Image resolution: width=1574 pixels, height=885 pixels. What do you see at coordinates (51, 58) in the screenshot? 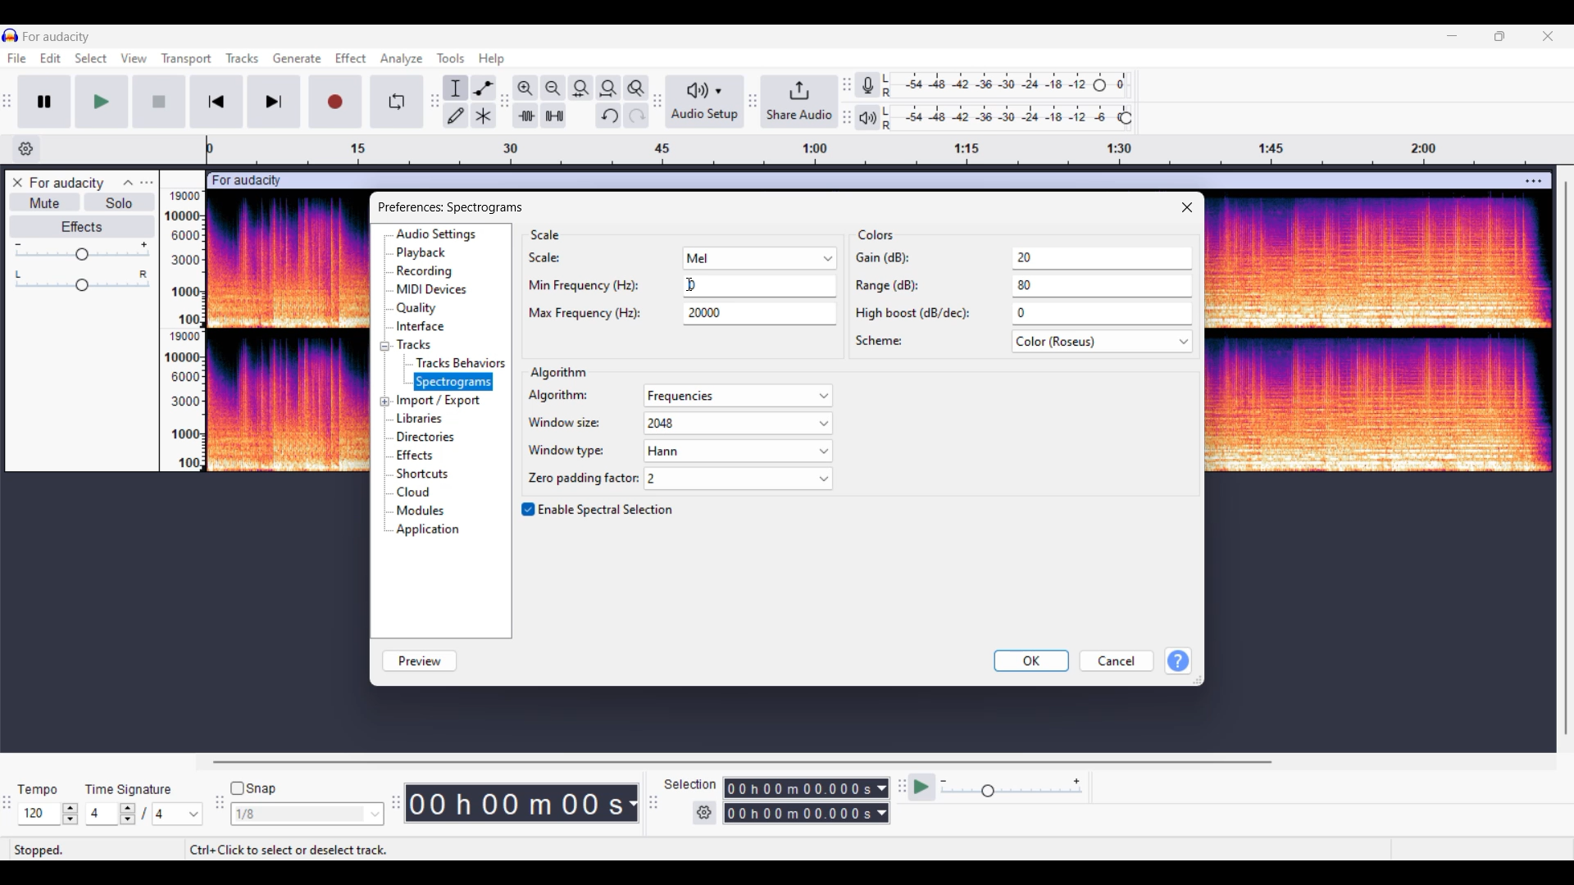
I see `Edit menu` at bounding box center [51, 58].